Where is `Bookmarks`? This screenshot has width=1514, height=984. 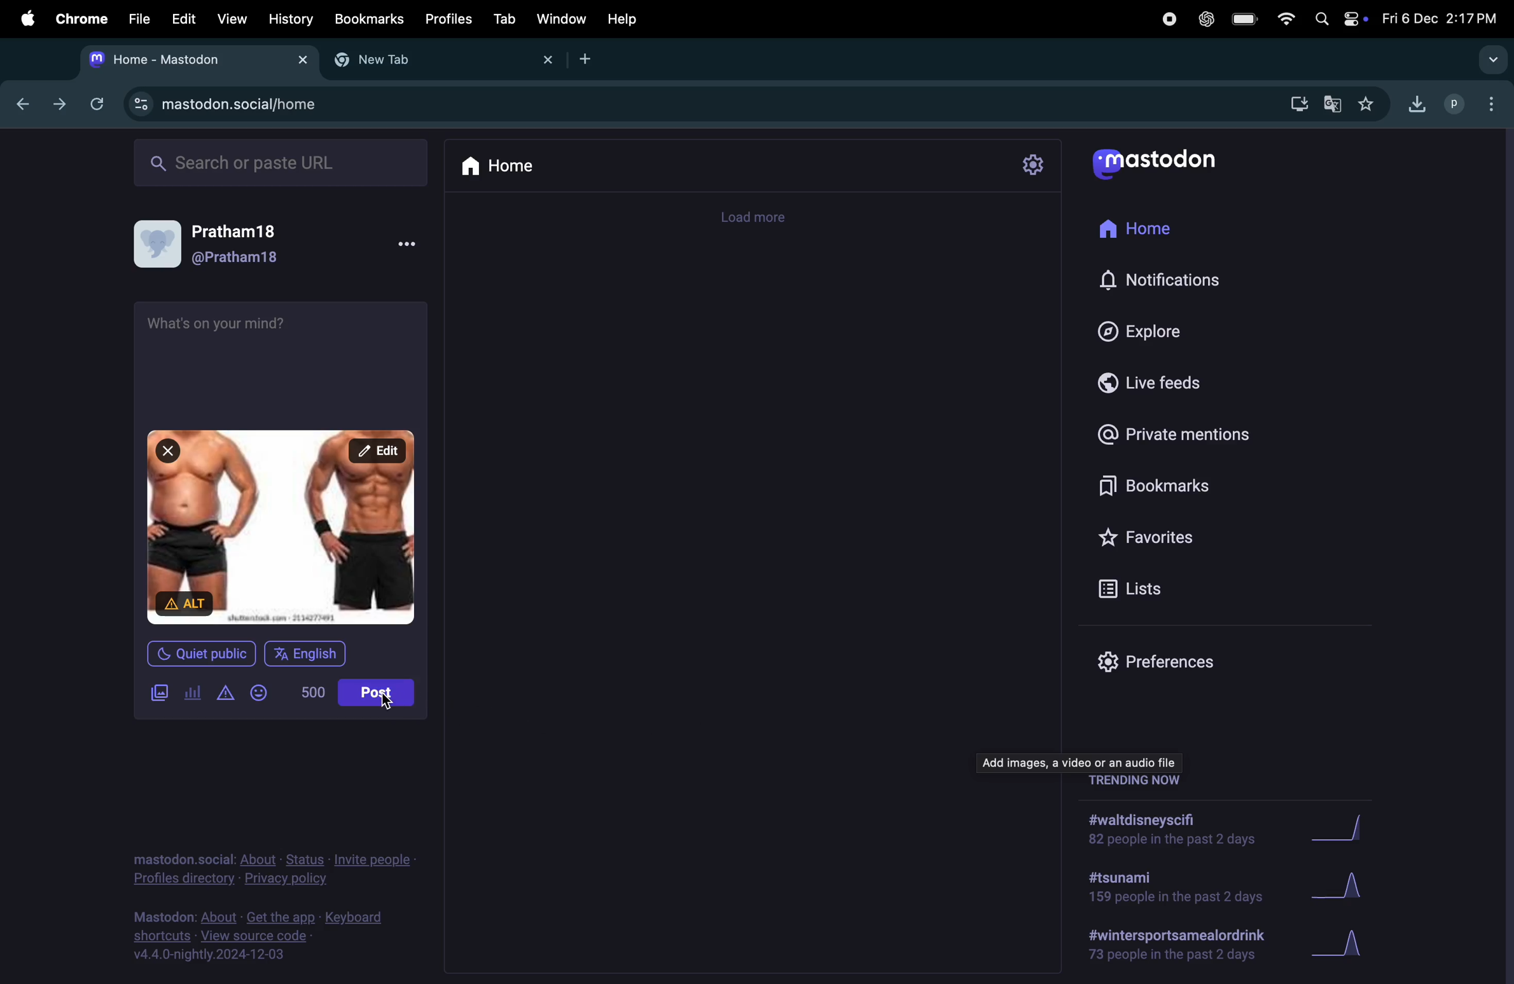 Bookmarks is located at coordinates (1150, 488).